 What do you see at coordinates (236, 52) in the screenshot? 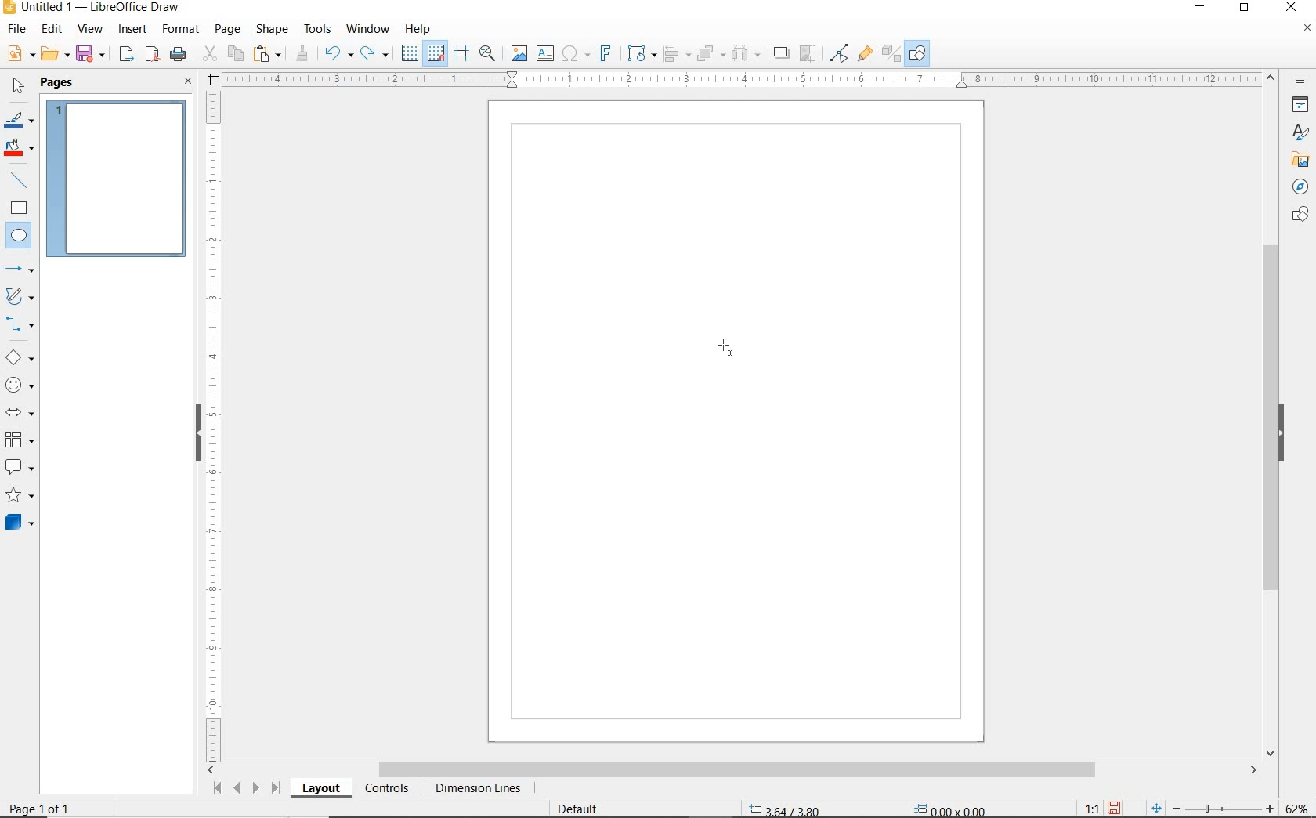
I see `COPY` at bounding box center [236, 52].